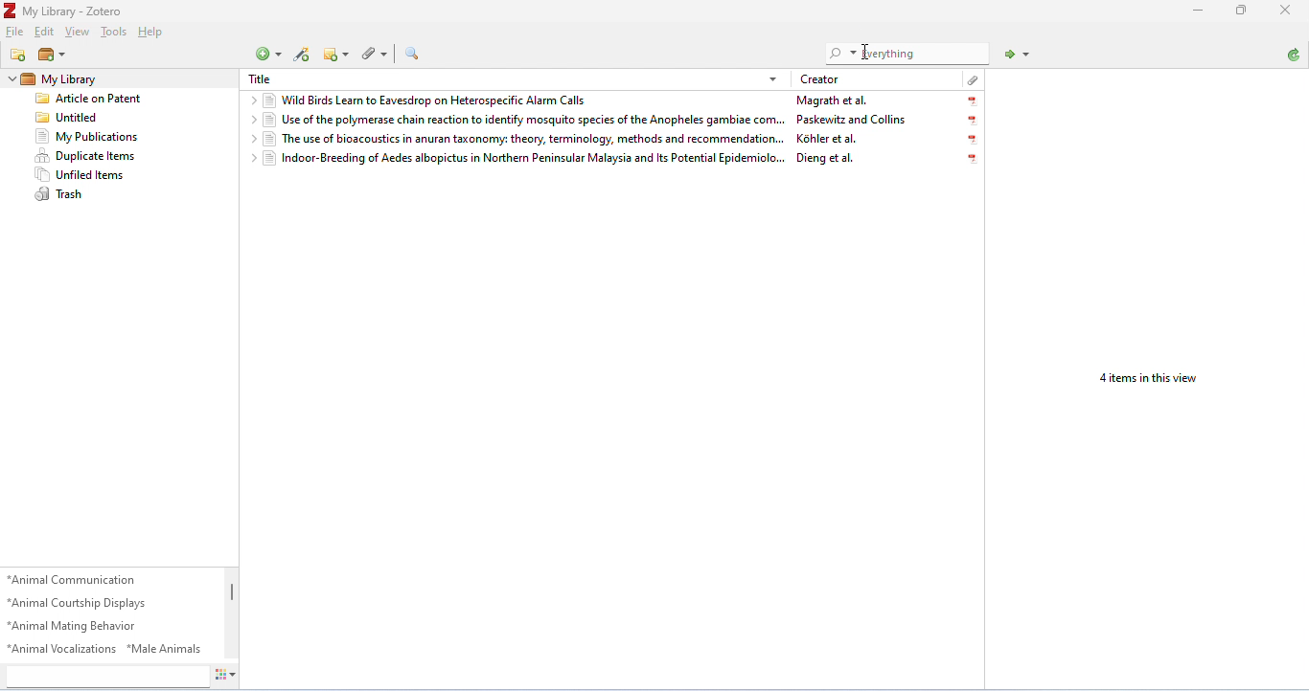 The width and height of the screenshot is (1309, 691). Describe the element at coordinates (82, 603) in the screenshot. I see `“Animal Courtship Displays` at that location.